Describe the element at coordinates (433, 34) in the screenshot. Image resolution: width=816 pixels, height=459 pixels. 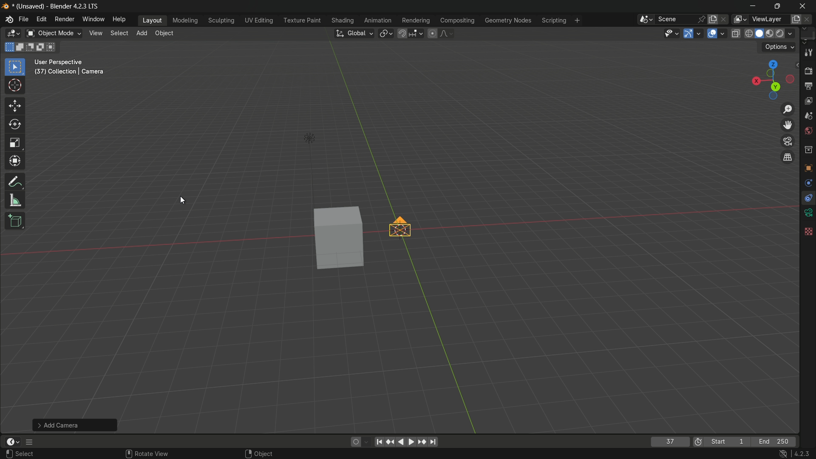
I see `proportional editing object` at that location.